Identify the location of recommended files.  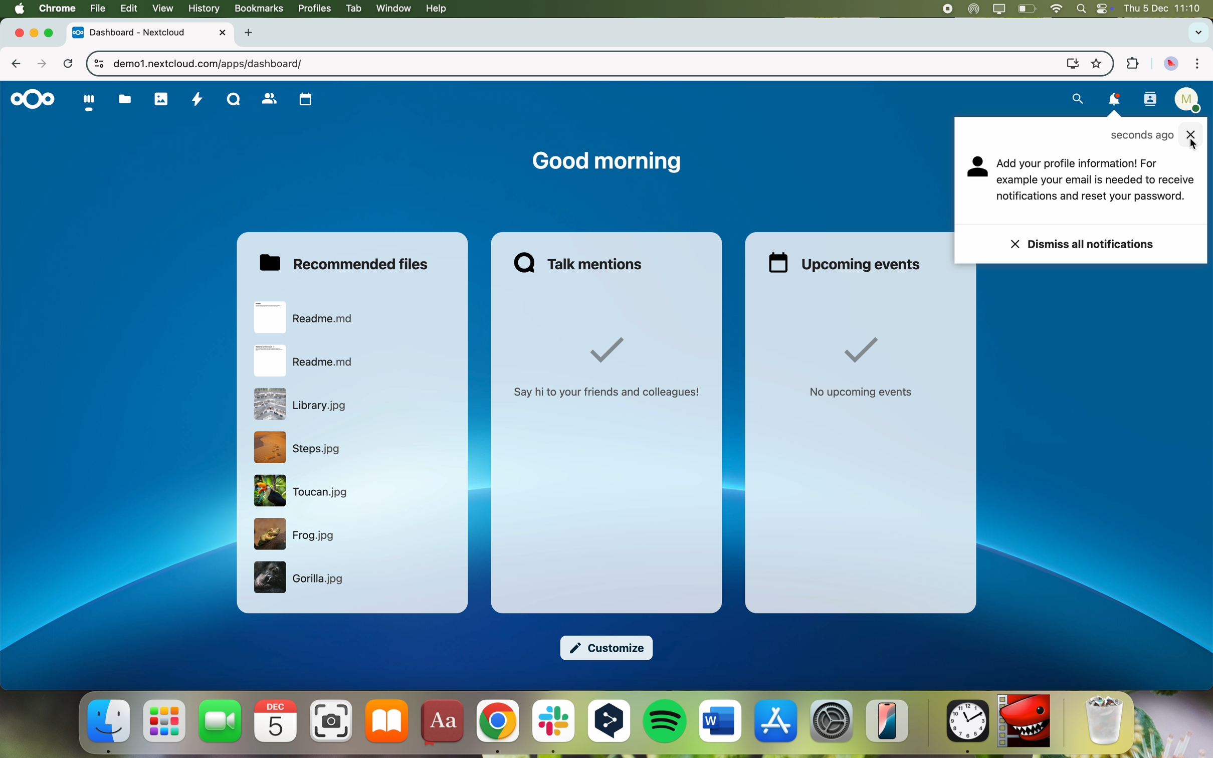
(347, 262).